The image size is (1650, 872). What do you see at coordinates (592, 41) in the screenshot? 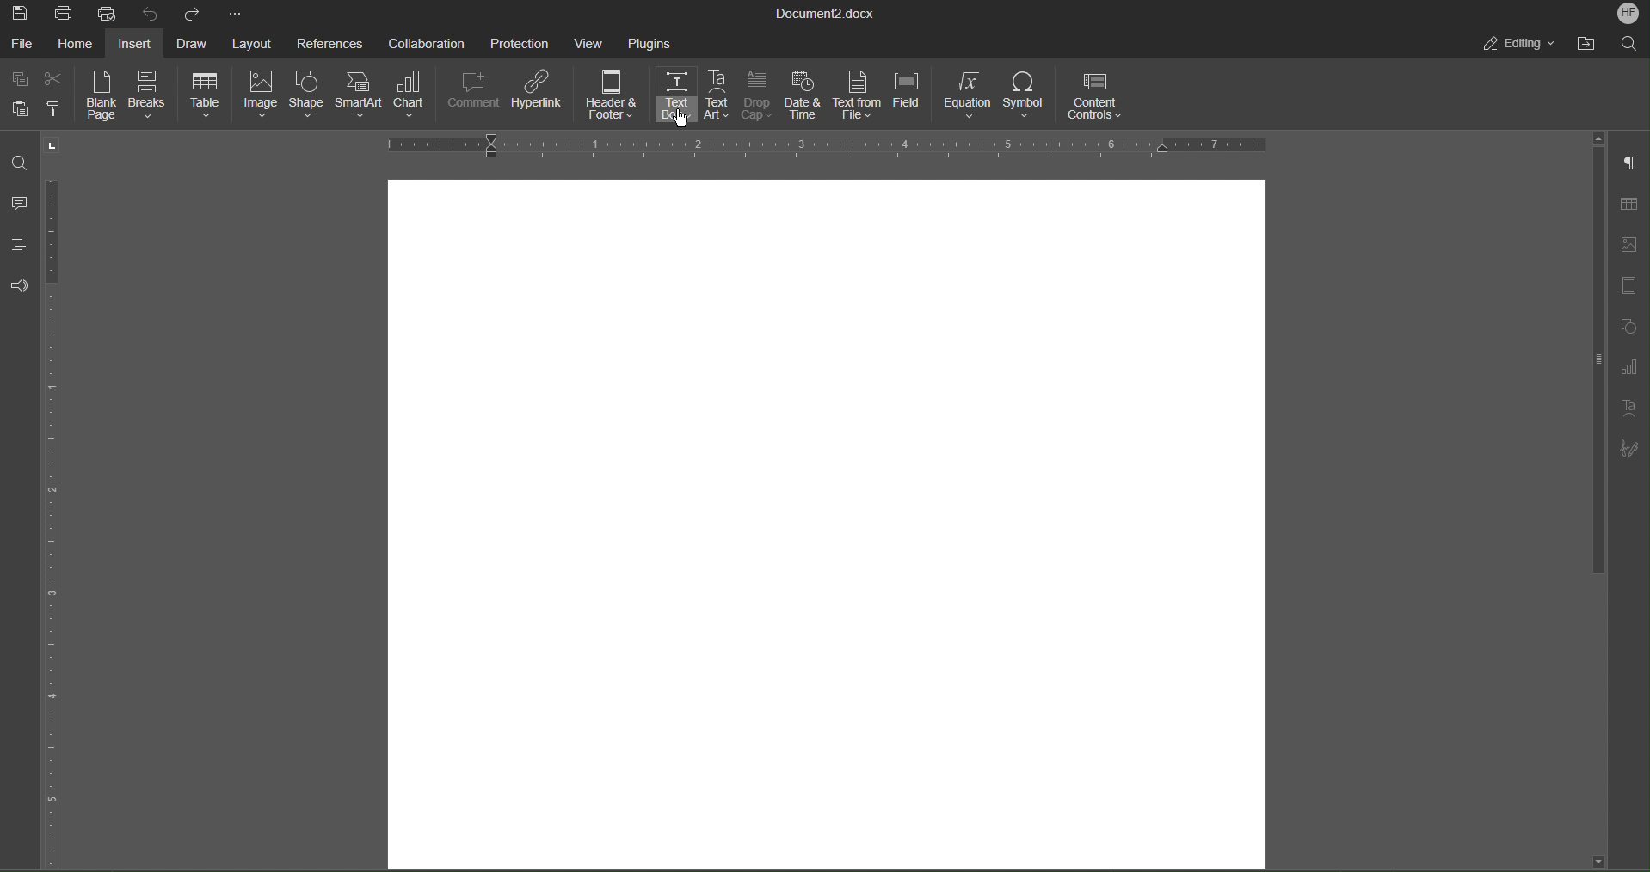
I see `View` at bounding box center [592, 41].